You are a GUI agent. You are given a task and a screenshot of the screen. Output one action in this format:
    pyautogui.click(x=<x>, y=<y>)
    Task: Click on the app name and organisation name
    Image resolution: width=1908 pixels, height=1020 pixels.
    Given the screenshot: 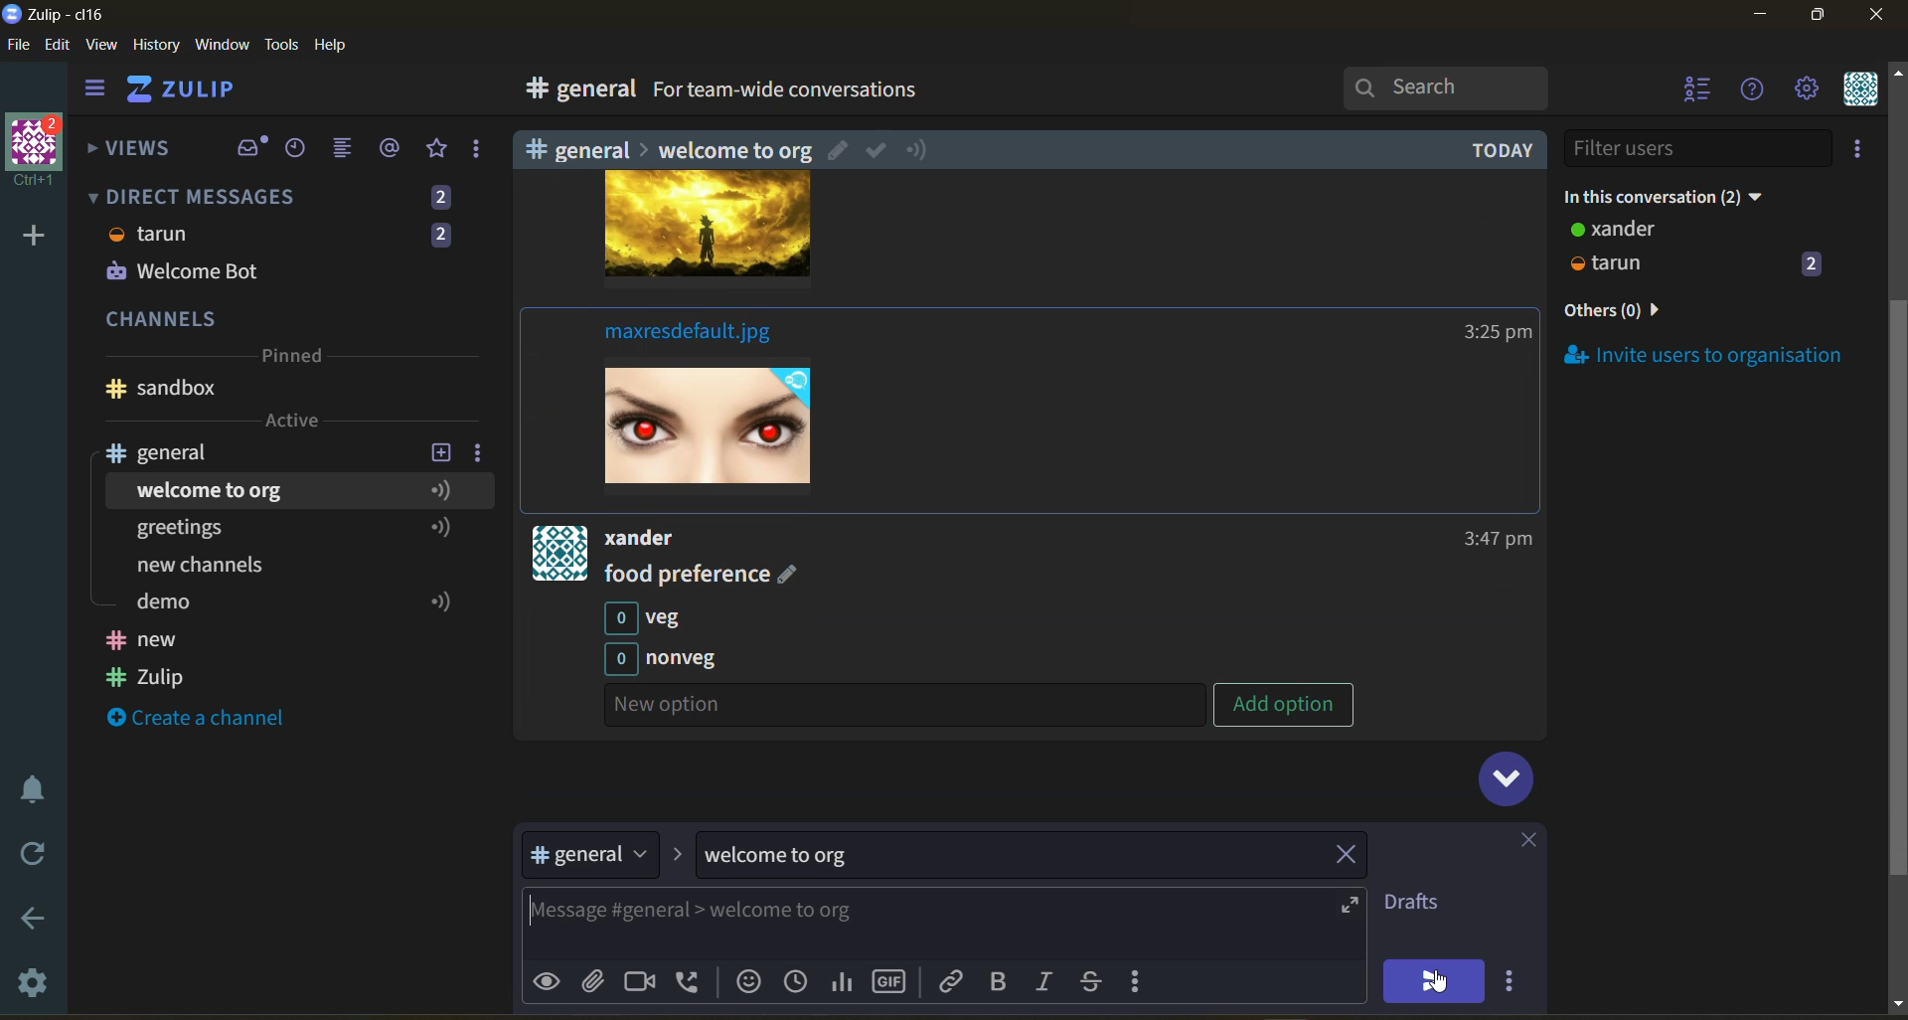 What is the action you would take?
    pyautogui.click(x=54, y=15)
    